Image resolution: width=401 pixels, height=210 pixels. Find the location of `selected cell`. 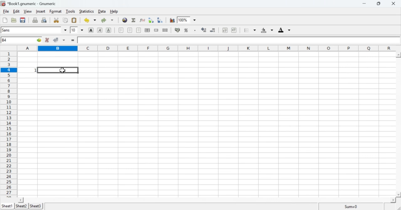

selected cell is located at coordinates (58, 70).